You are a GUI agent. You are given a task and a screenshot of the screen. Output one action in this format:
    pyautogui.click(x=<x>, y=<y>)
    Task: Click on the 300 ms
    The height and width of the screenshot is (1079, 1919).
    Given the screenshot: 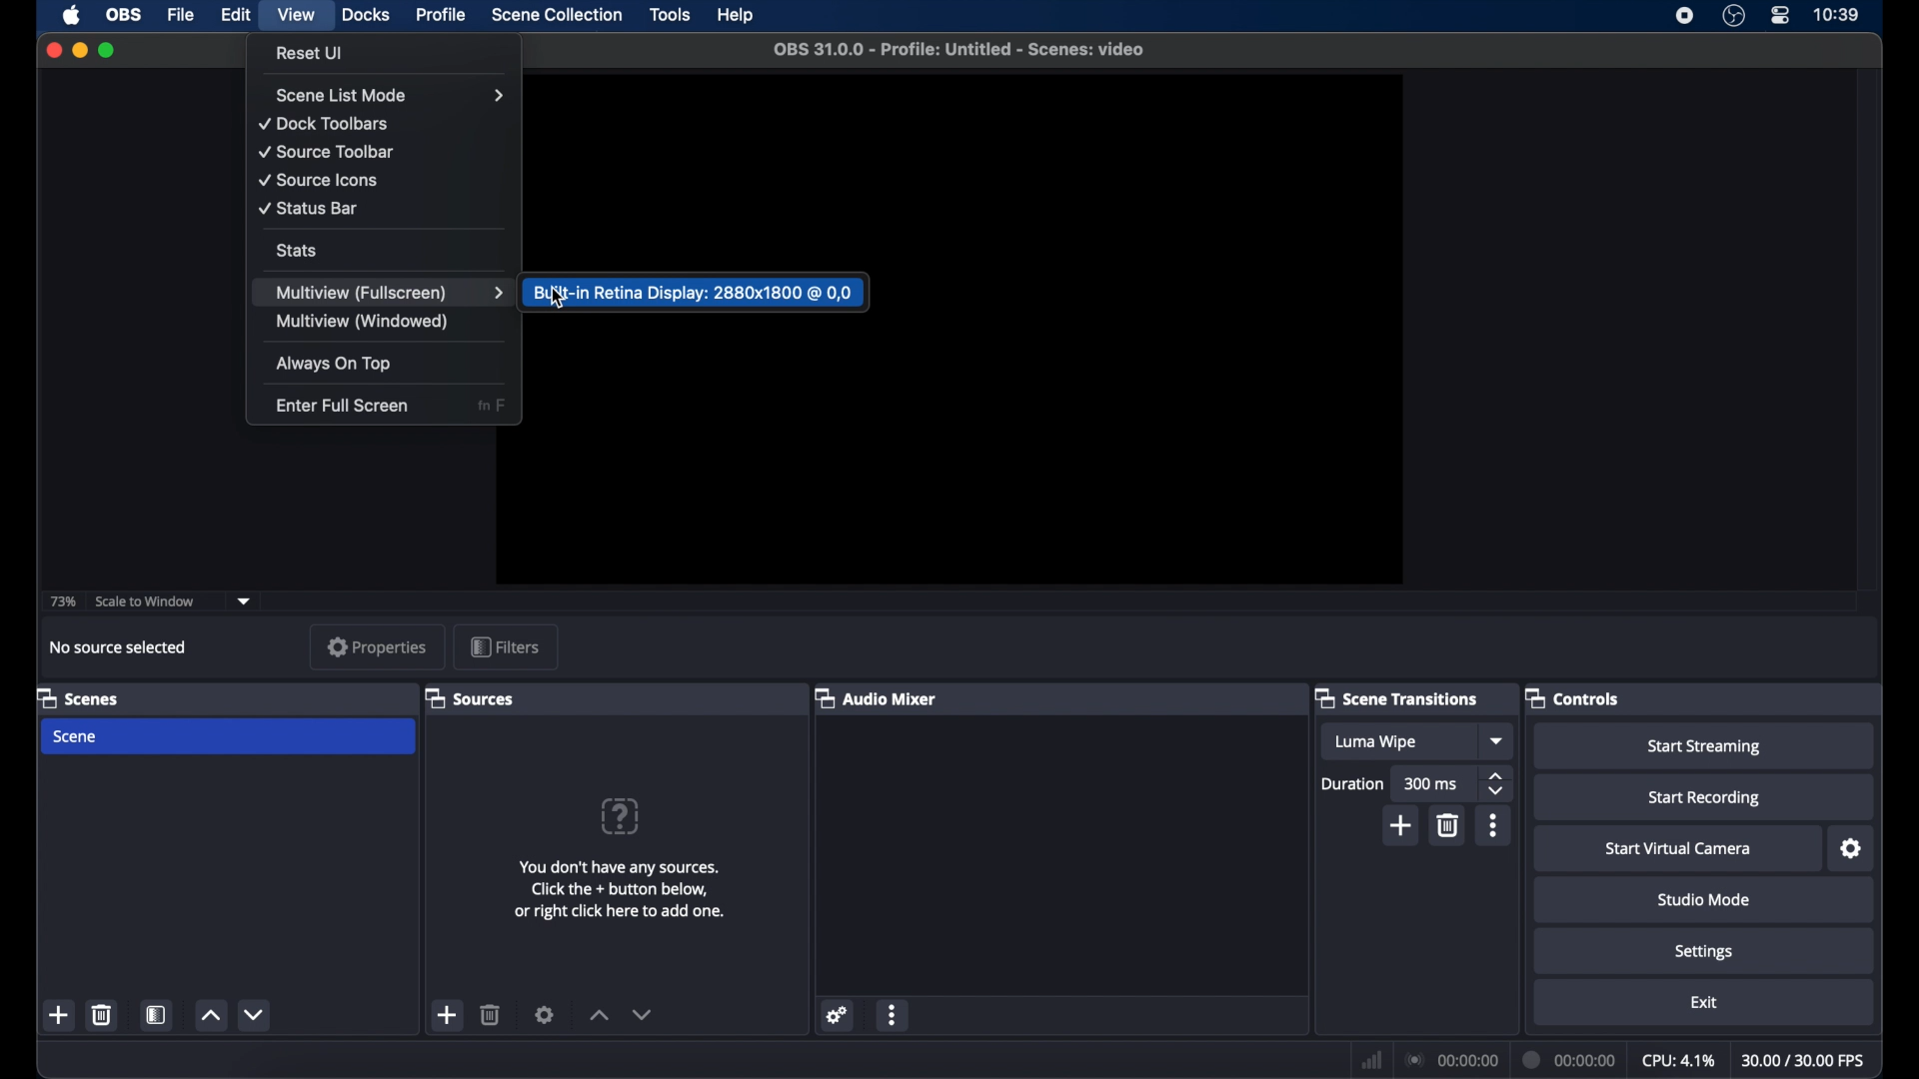 What is the action you would take?
    pyautogui.click(x=1431, y=783)
    